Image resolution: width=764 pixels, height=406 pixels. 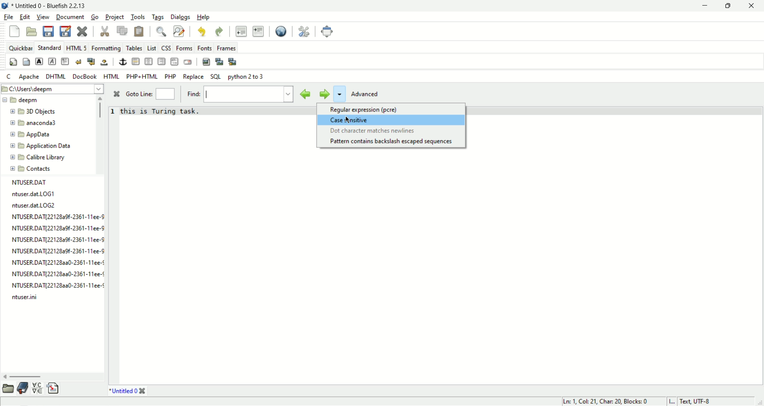 What do you see at coordinates (35, 135) in the screenshot?
I see `AppData` at bounding box center [35, 135].